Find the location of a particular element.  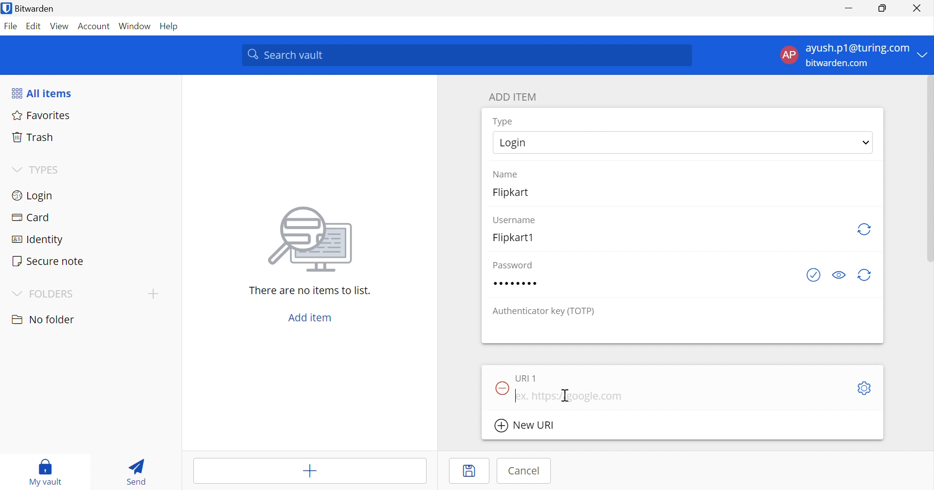

Password is located at coordinates (510, 264).